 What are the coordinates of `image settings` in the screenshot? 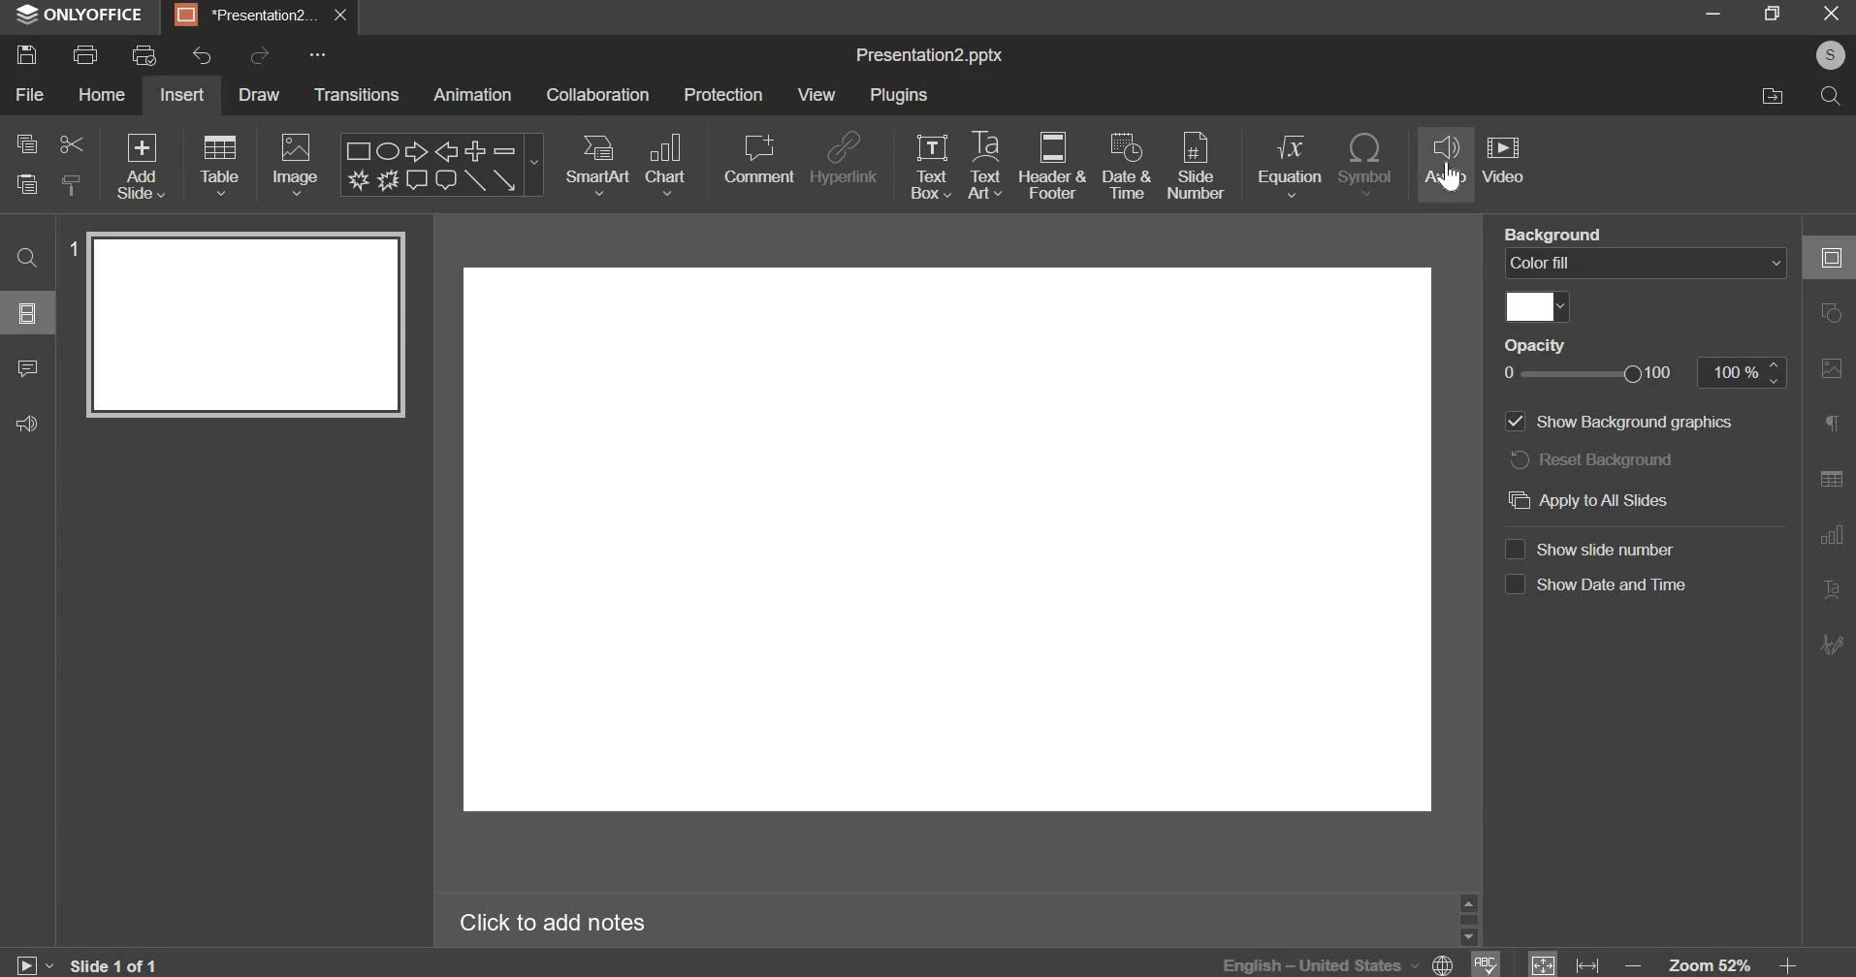 It's located at (1833, 368).